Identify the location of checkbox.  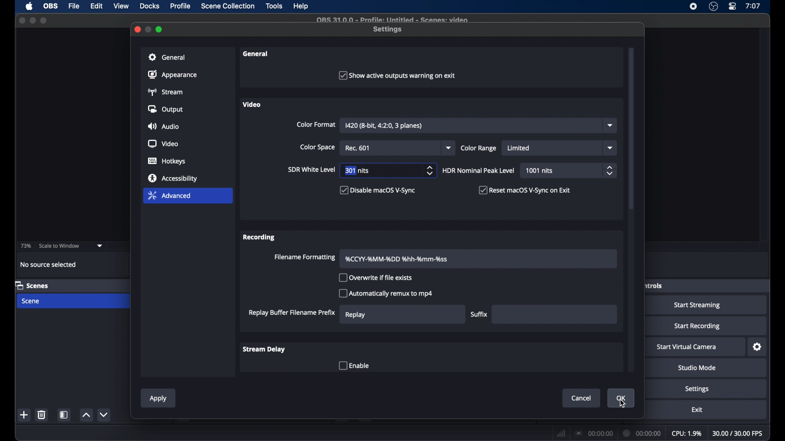
(387, 293).